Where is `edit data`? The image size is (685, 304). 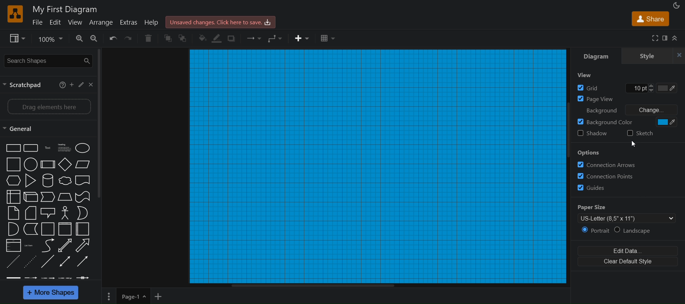
edit data is located at coordinates (630, 251).